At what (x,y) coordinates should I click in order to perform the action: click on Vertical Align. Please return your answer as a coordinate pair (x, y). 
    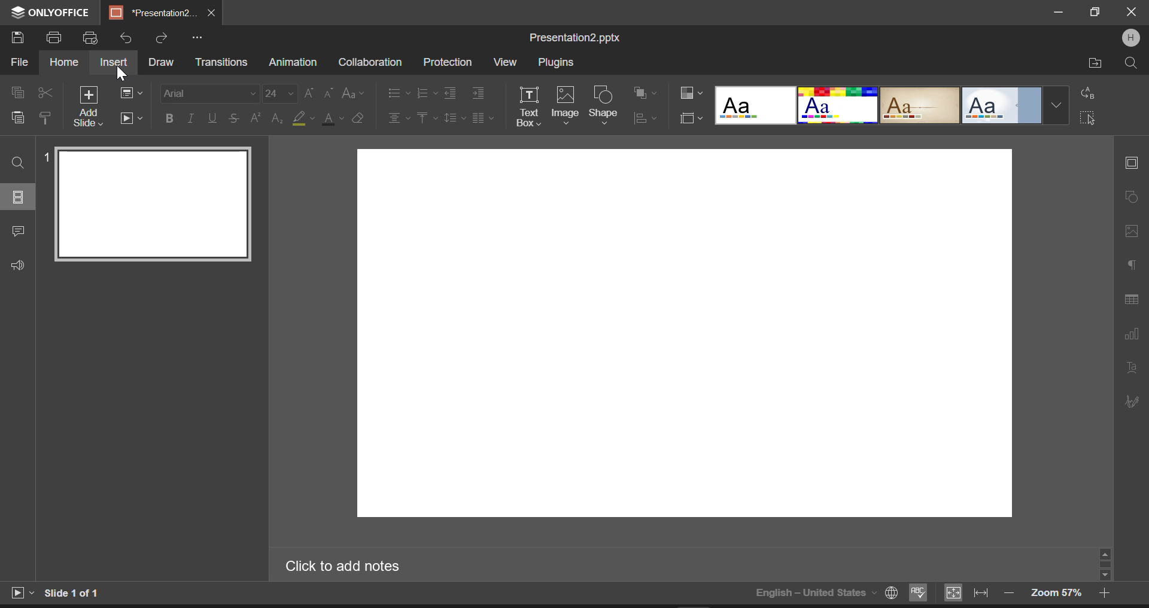
    Looking at the image, I should click on (427, 117).